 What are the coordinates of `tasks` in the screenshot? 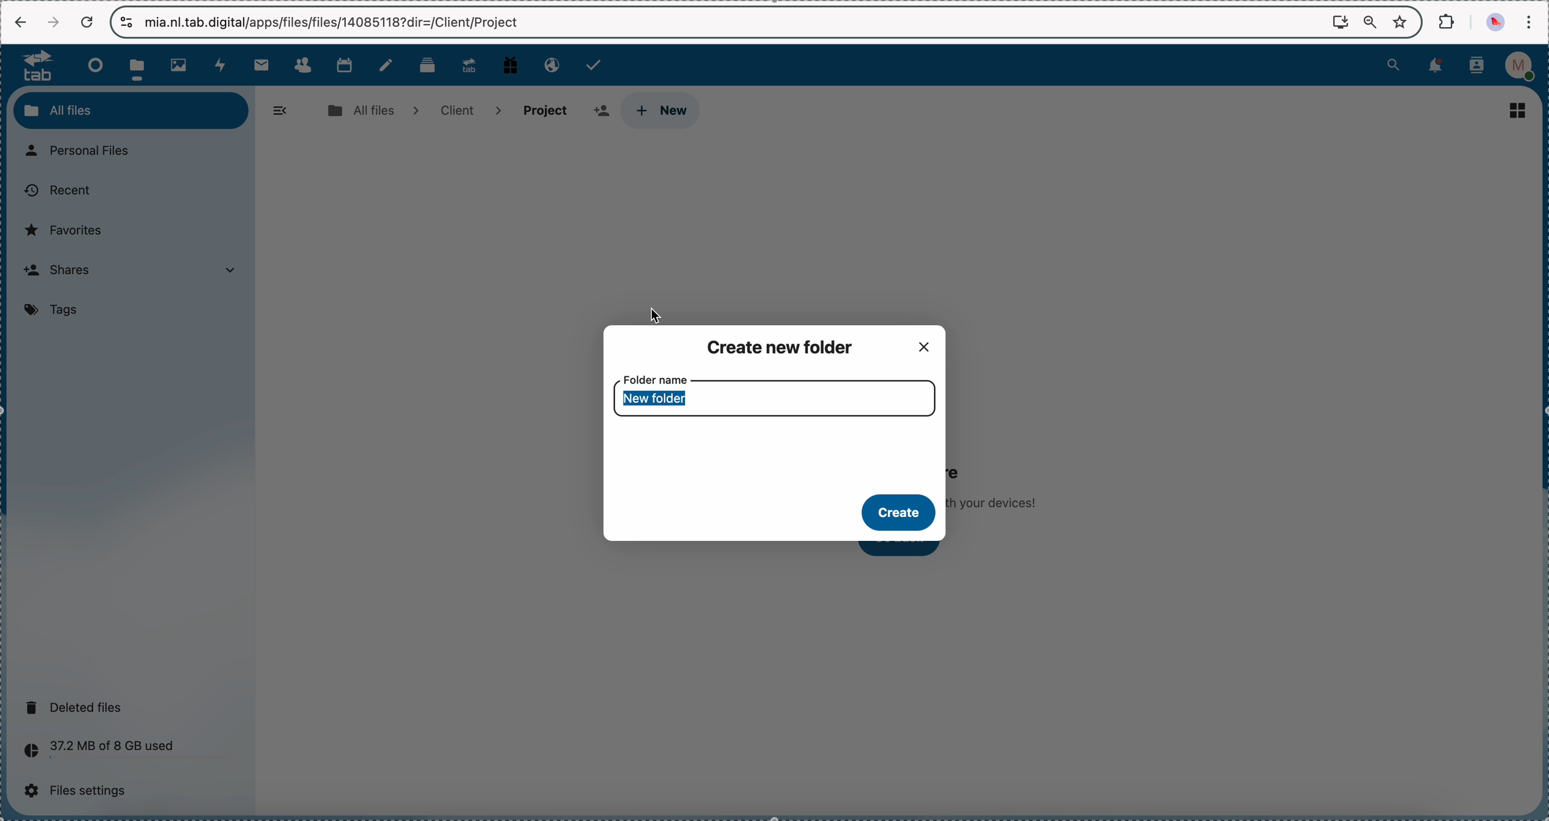 It's located at (595, 65).